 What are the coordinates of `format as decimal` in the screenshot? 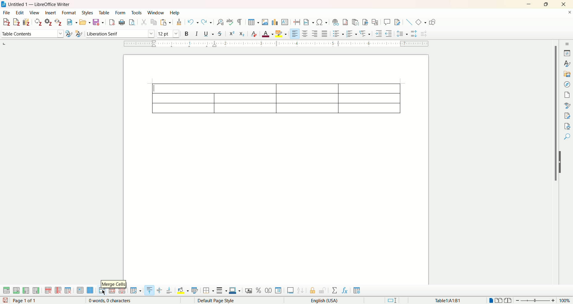 It's located at (270, 291).